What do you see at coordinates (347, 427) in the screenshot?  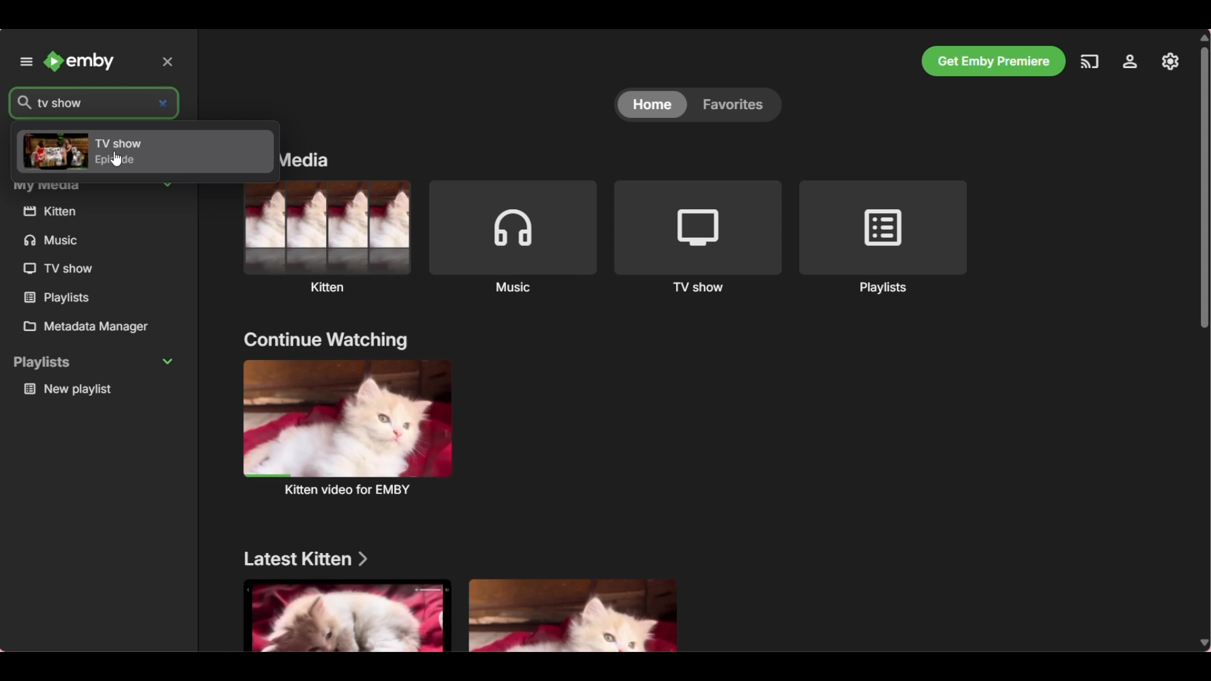 I see `kitten video for EMBY` at bounding box center [347, 427].